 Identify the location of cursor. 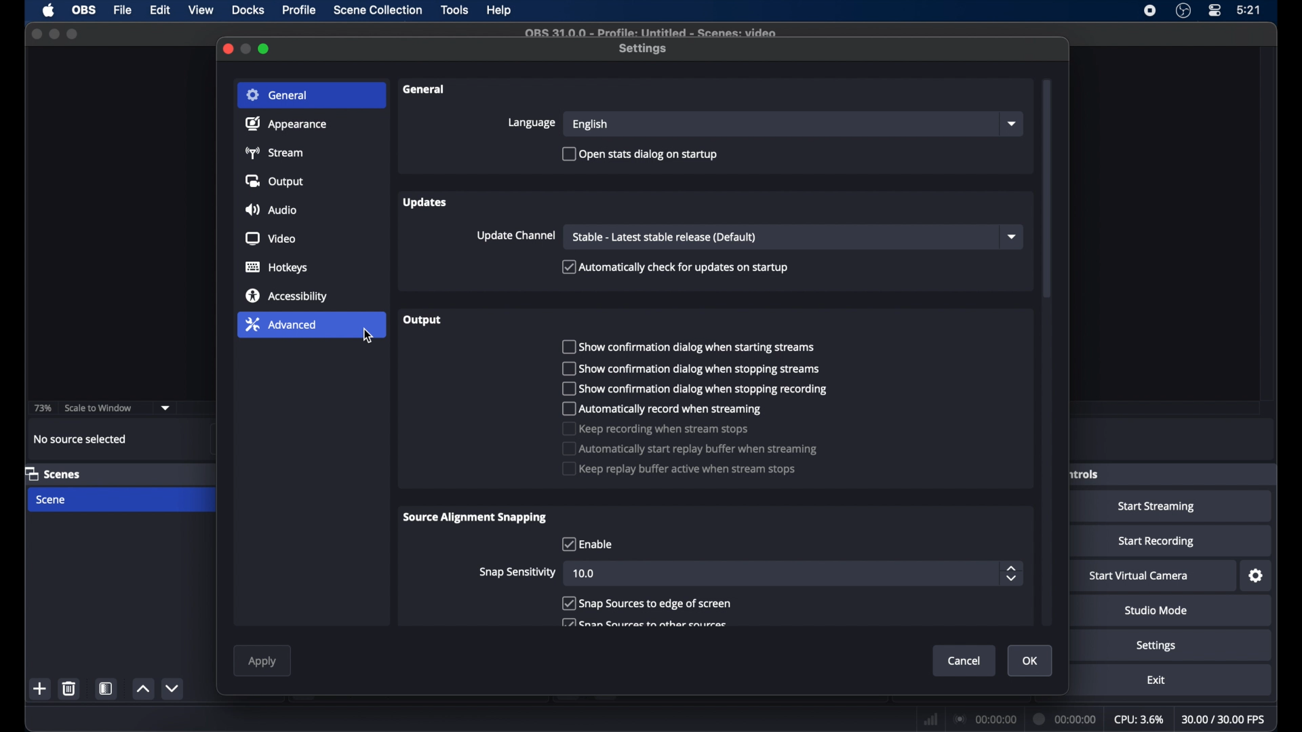
(369, 336).